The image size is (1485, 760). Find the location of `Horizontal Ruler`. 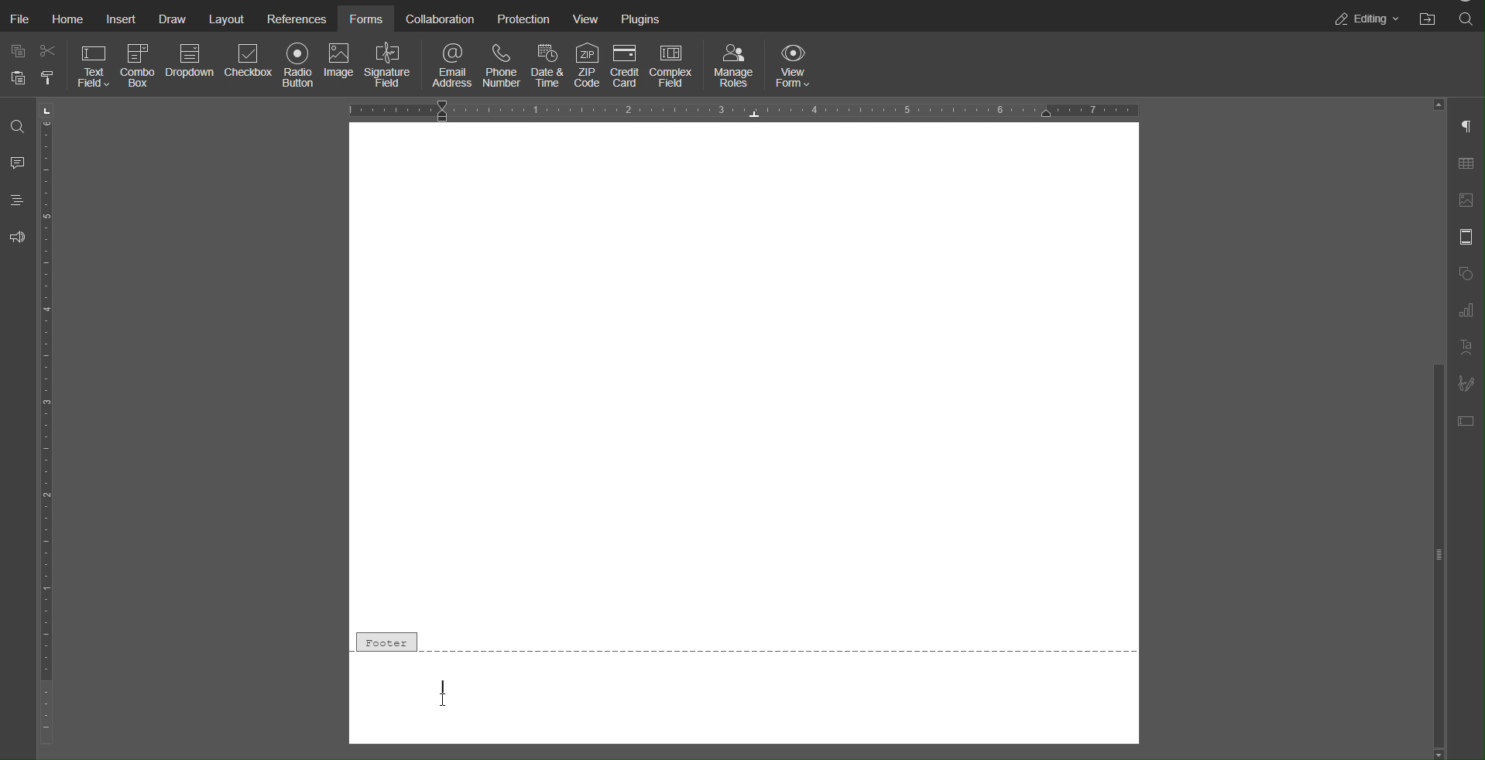

Horizontal Ruler is located at coordinates (742, 109).